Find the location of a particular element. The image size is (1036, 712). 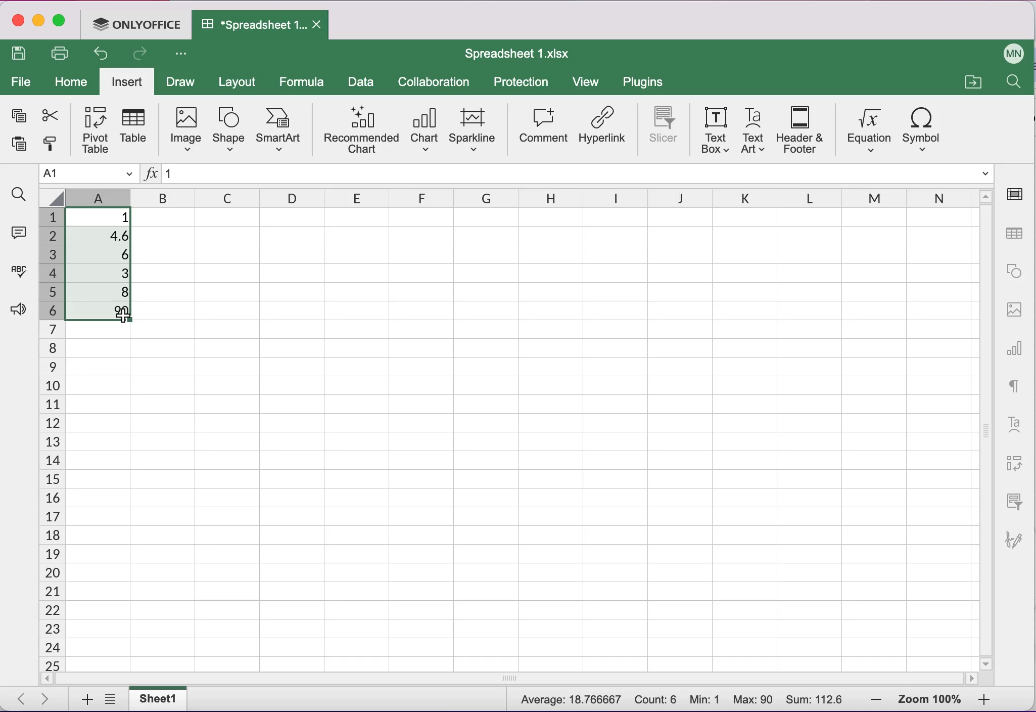

smart art is located at coordinates (280, 129).